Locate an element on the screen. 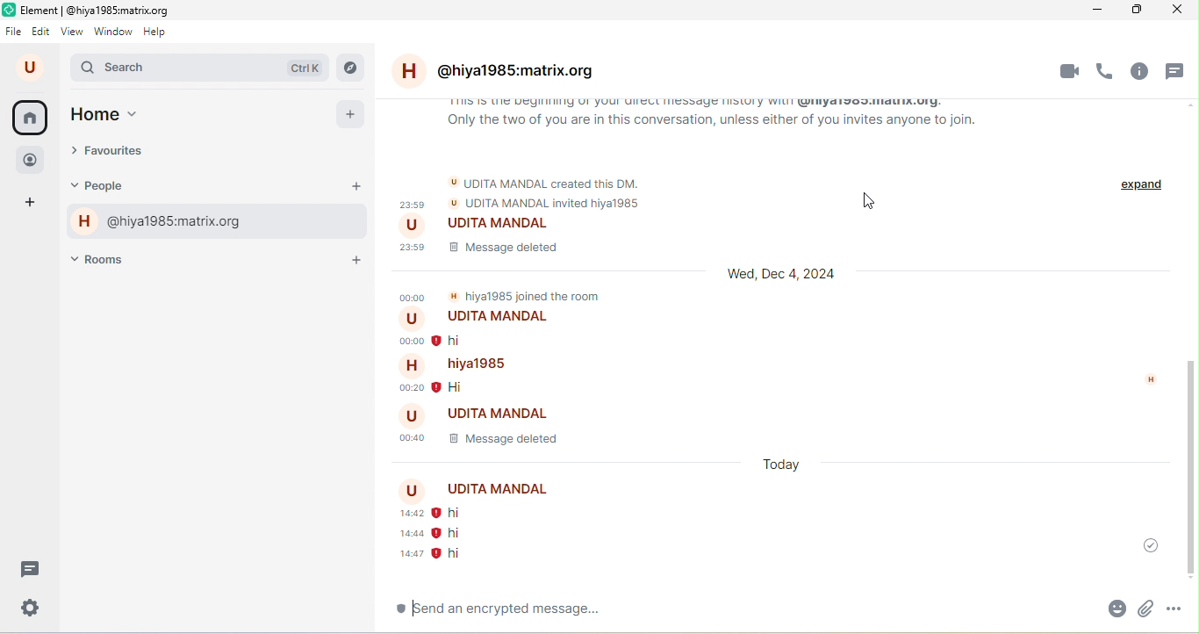 The image size is (1199, 634). threads is located at coordinates (1178, 72).